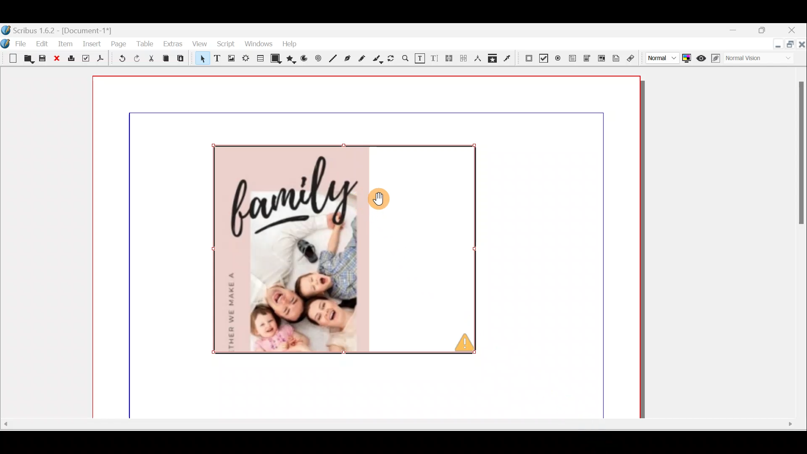 The image size is (807, 454). Describe the element at coordinates (478, 58) in the screenshot. I see `Measurements` at that location.